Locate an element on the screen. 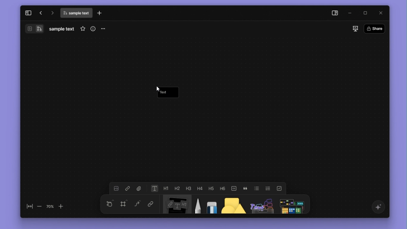 This screenshot has height=229, width=407. heading 5 is located at coordinates (211, 188).